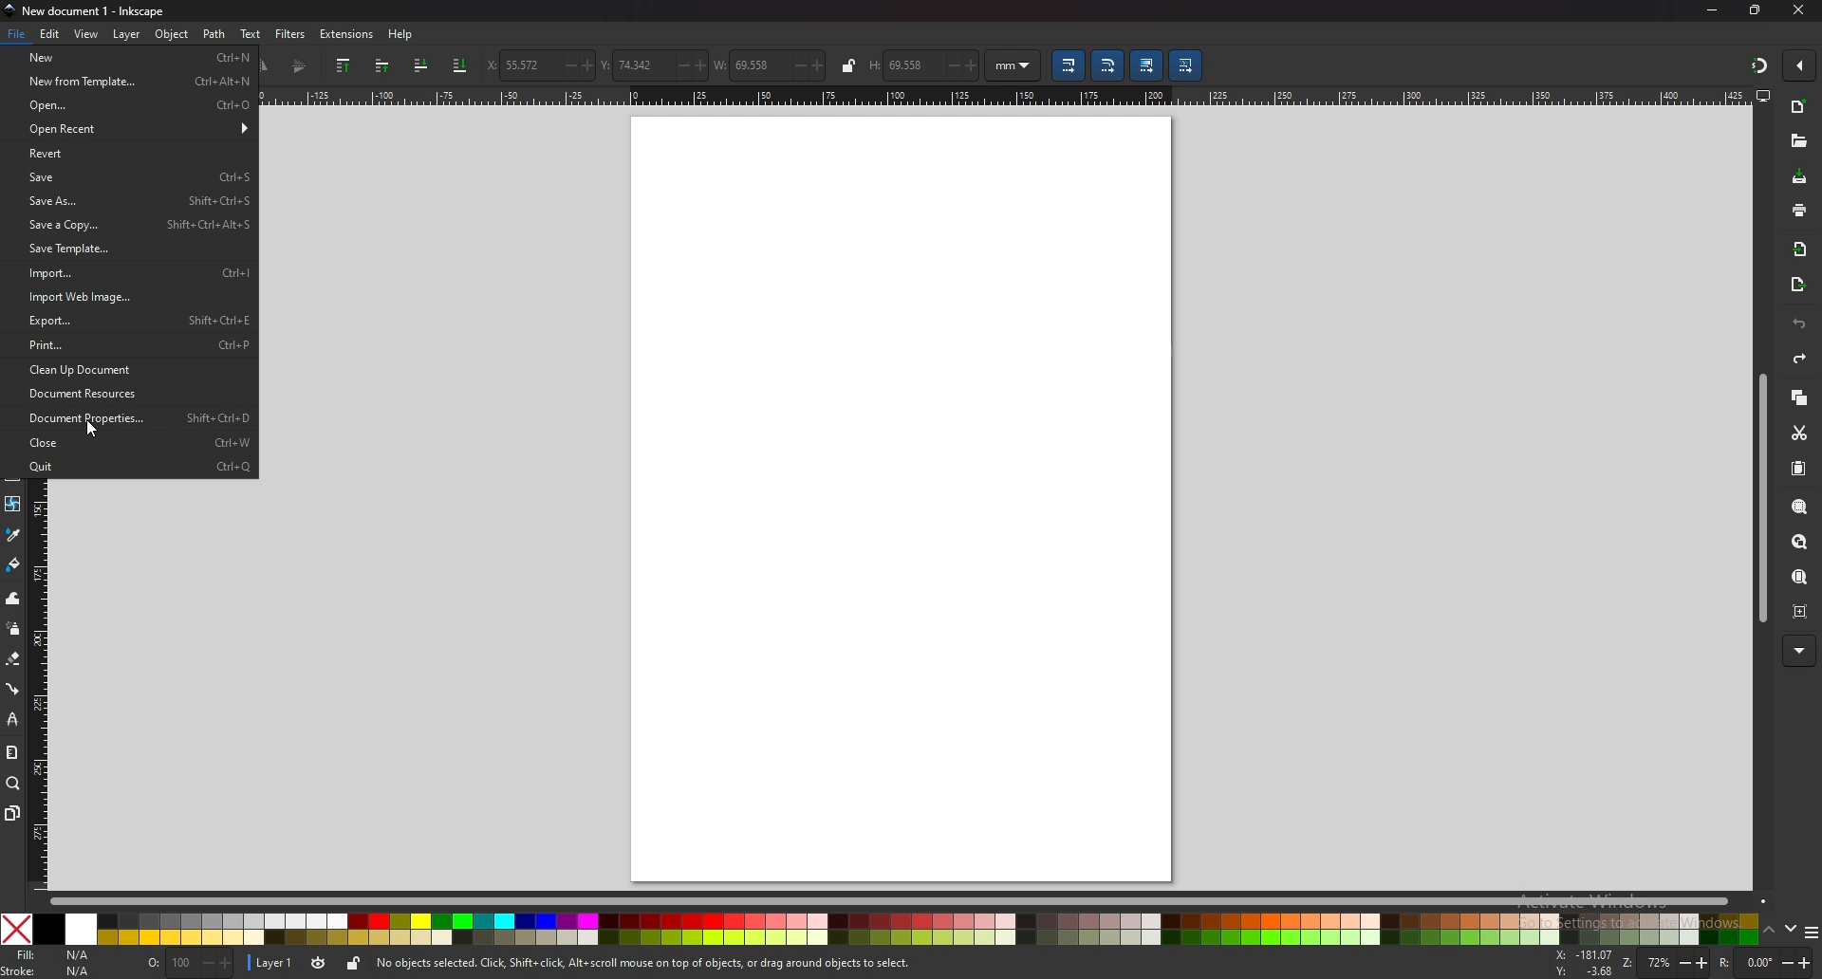 Image resolution: width=1822 pixels, height=979 pixels. Describe the element at coordinates (16, 928) in the screenshot. I see `Close` at that location.